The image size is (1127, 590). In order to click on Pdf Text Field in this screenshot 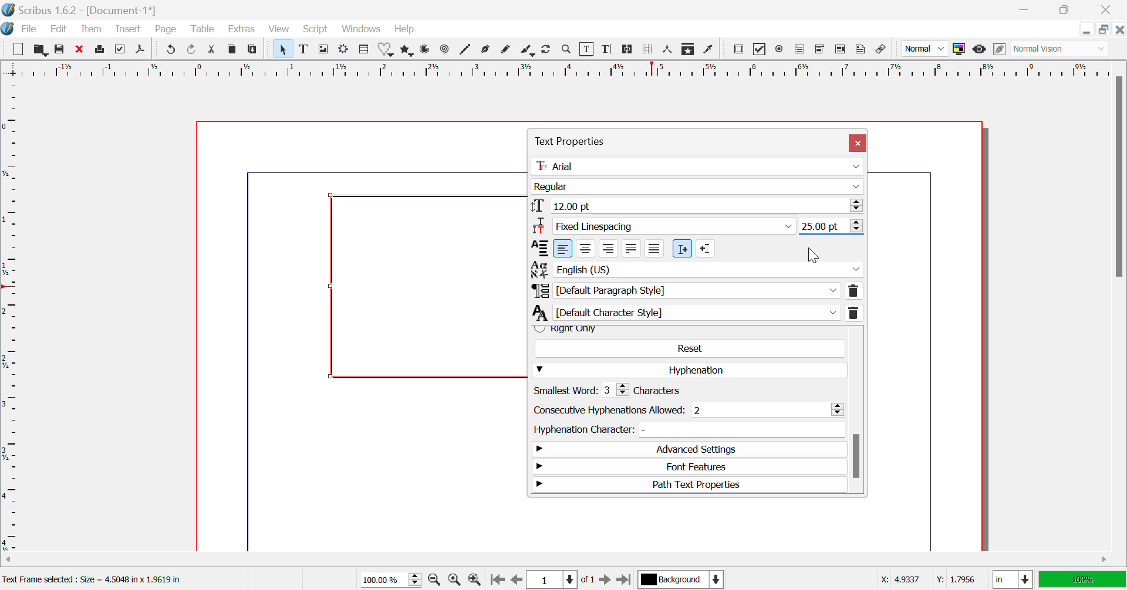, I will do `click(801, 50)`.